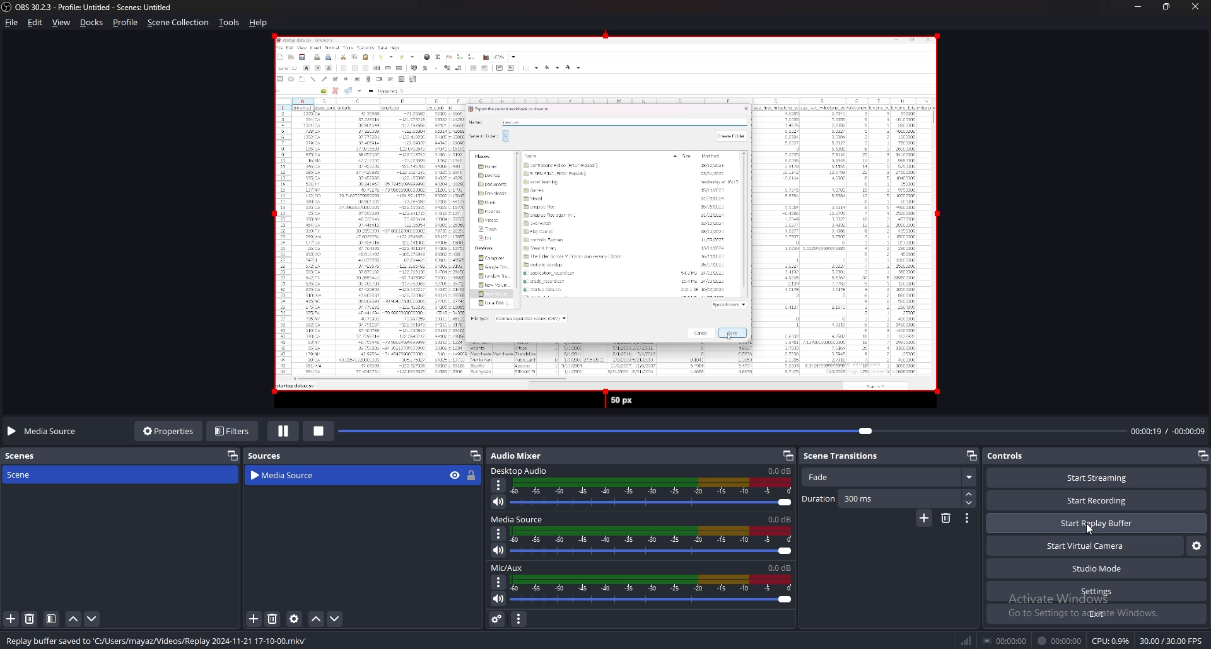 The height and width of the screenshot is (649, 1211). What do you see at coordinates (228, 23) in the screenshot?
I see `tools` at bounding box center [228, 23].